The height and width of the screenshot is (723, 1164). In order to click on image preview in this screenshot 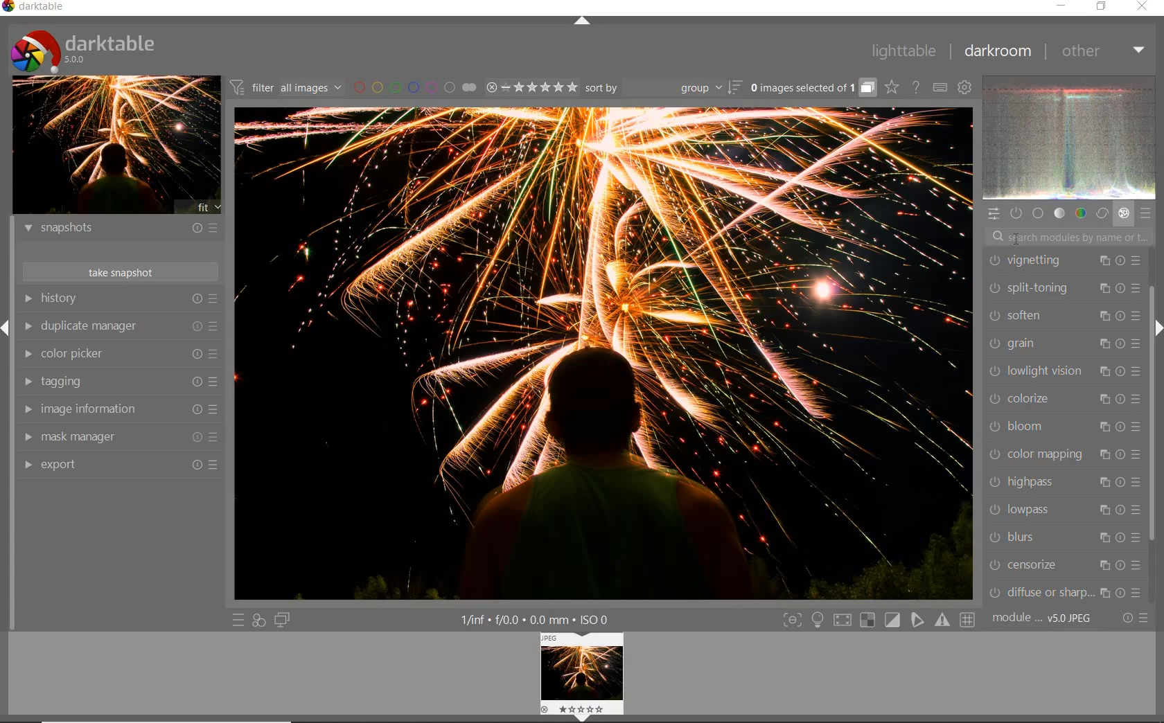, I will do `click(583, 677)`.